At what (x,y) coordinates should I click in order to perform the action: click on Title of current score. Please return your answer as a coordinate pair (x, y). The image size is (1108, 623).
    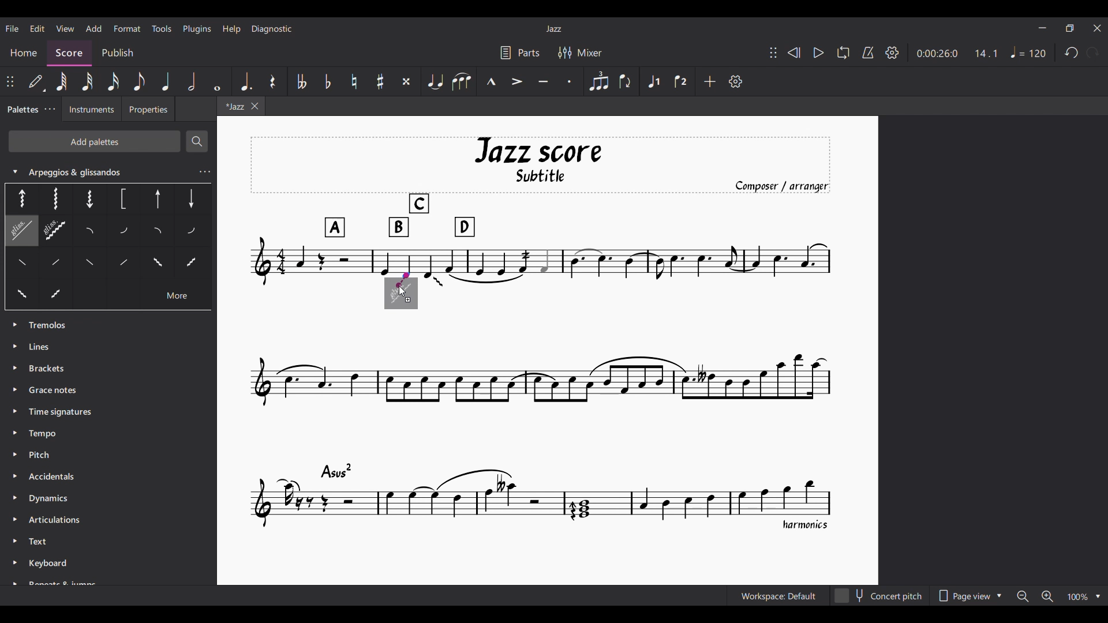
    Looking at the image, I should click on (553, 29).